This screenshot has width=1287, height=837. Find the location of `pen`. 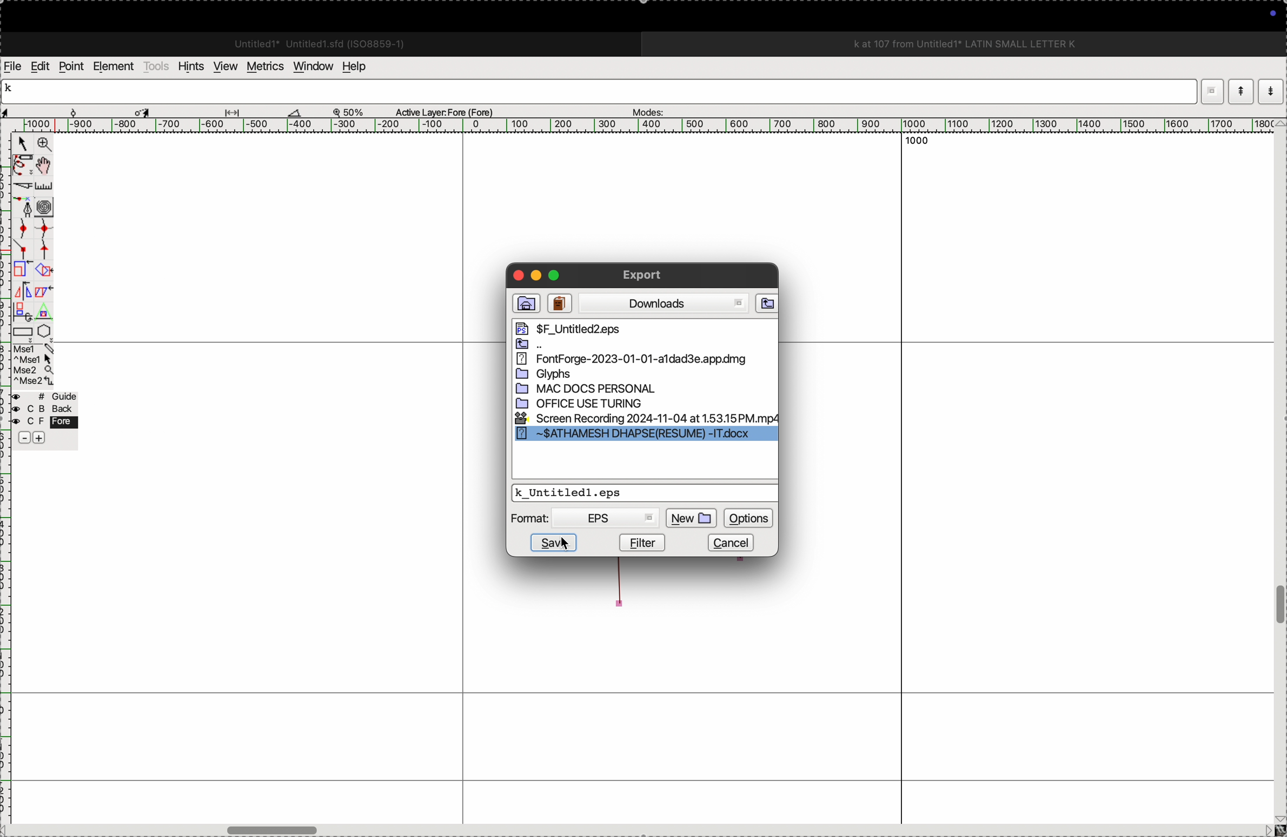

pen is located at coordinates (23, 165).